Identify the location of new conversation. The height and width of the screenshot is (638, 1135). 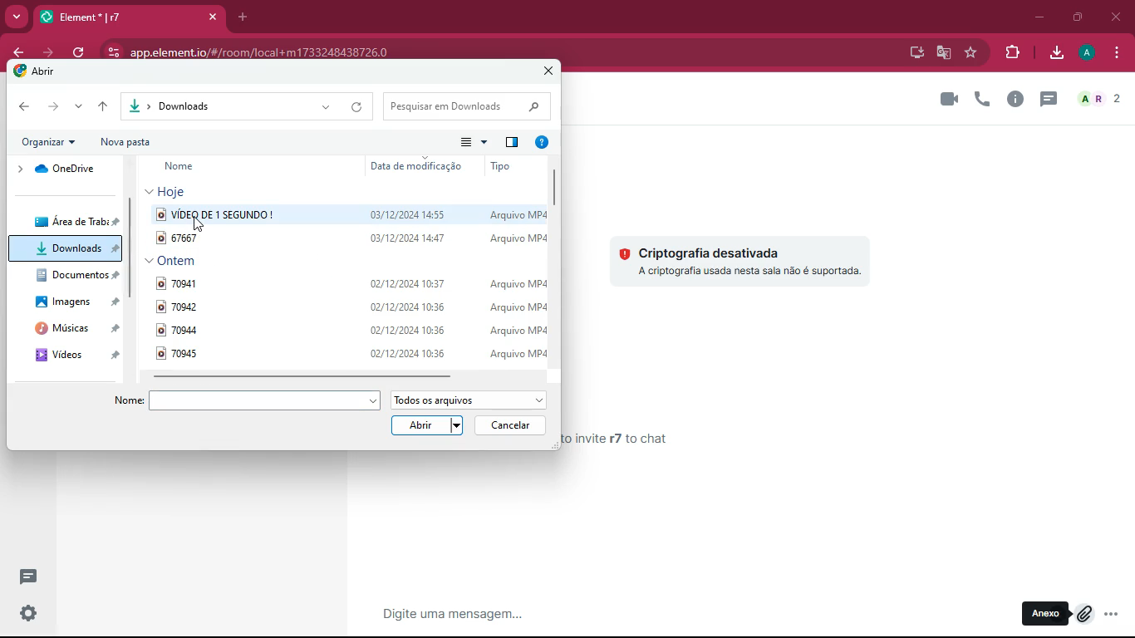
(31, 578).